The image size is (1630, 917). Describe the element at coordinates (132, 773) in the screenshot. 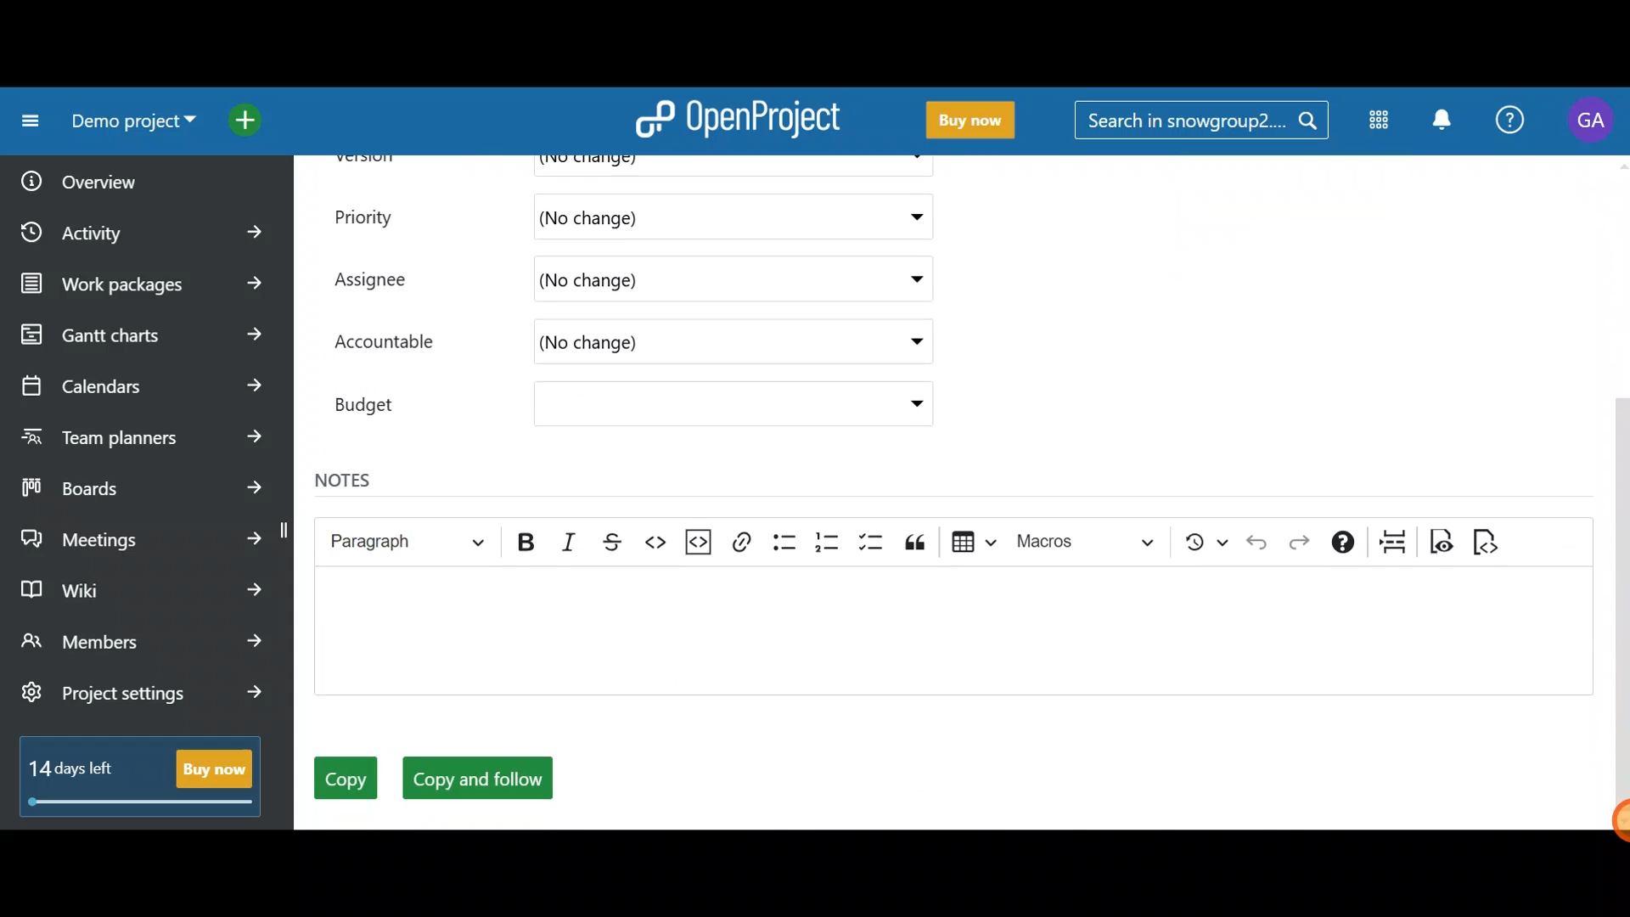

I see `14 days left - Buy now` at that location.